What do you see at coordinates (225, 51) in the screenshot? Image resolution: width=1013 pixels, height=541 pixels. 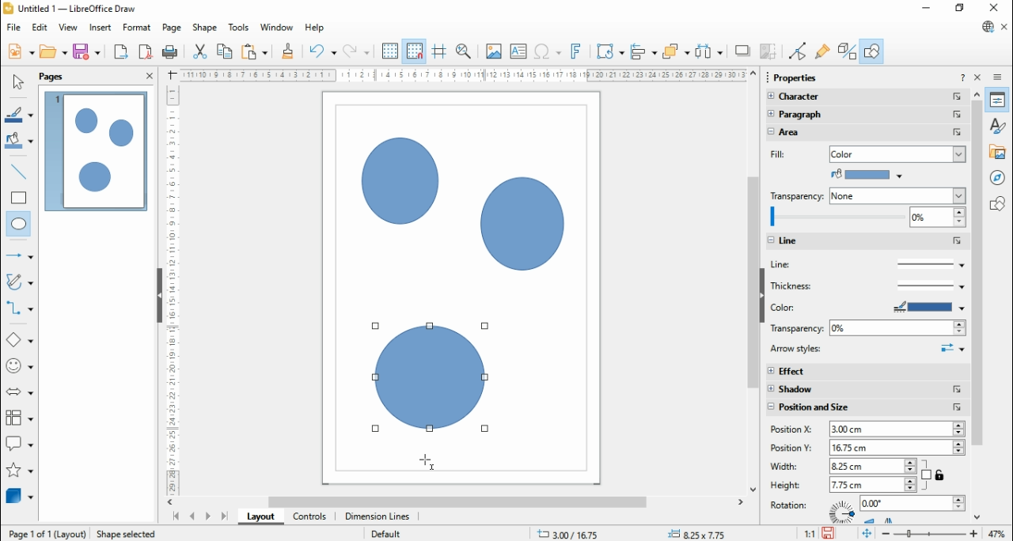 I see `copy` at bounding box center [225, 51].